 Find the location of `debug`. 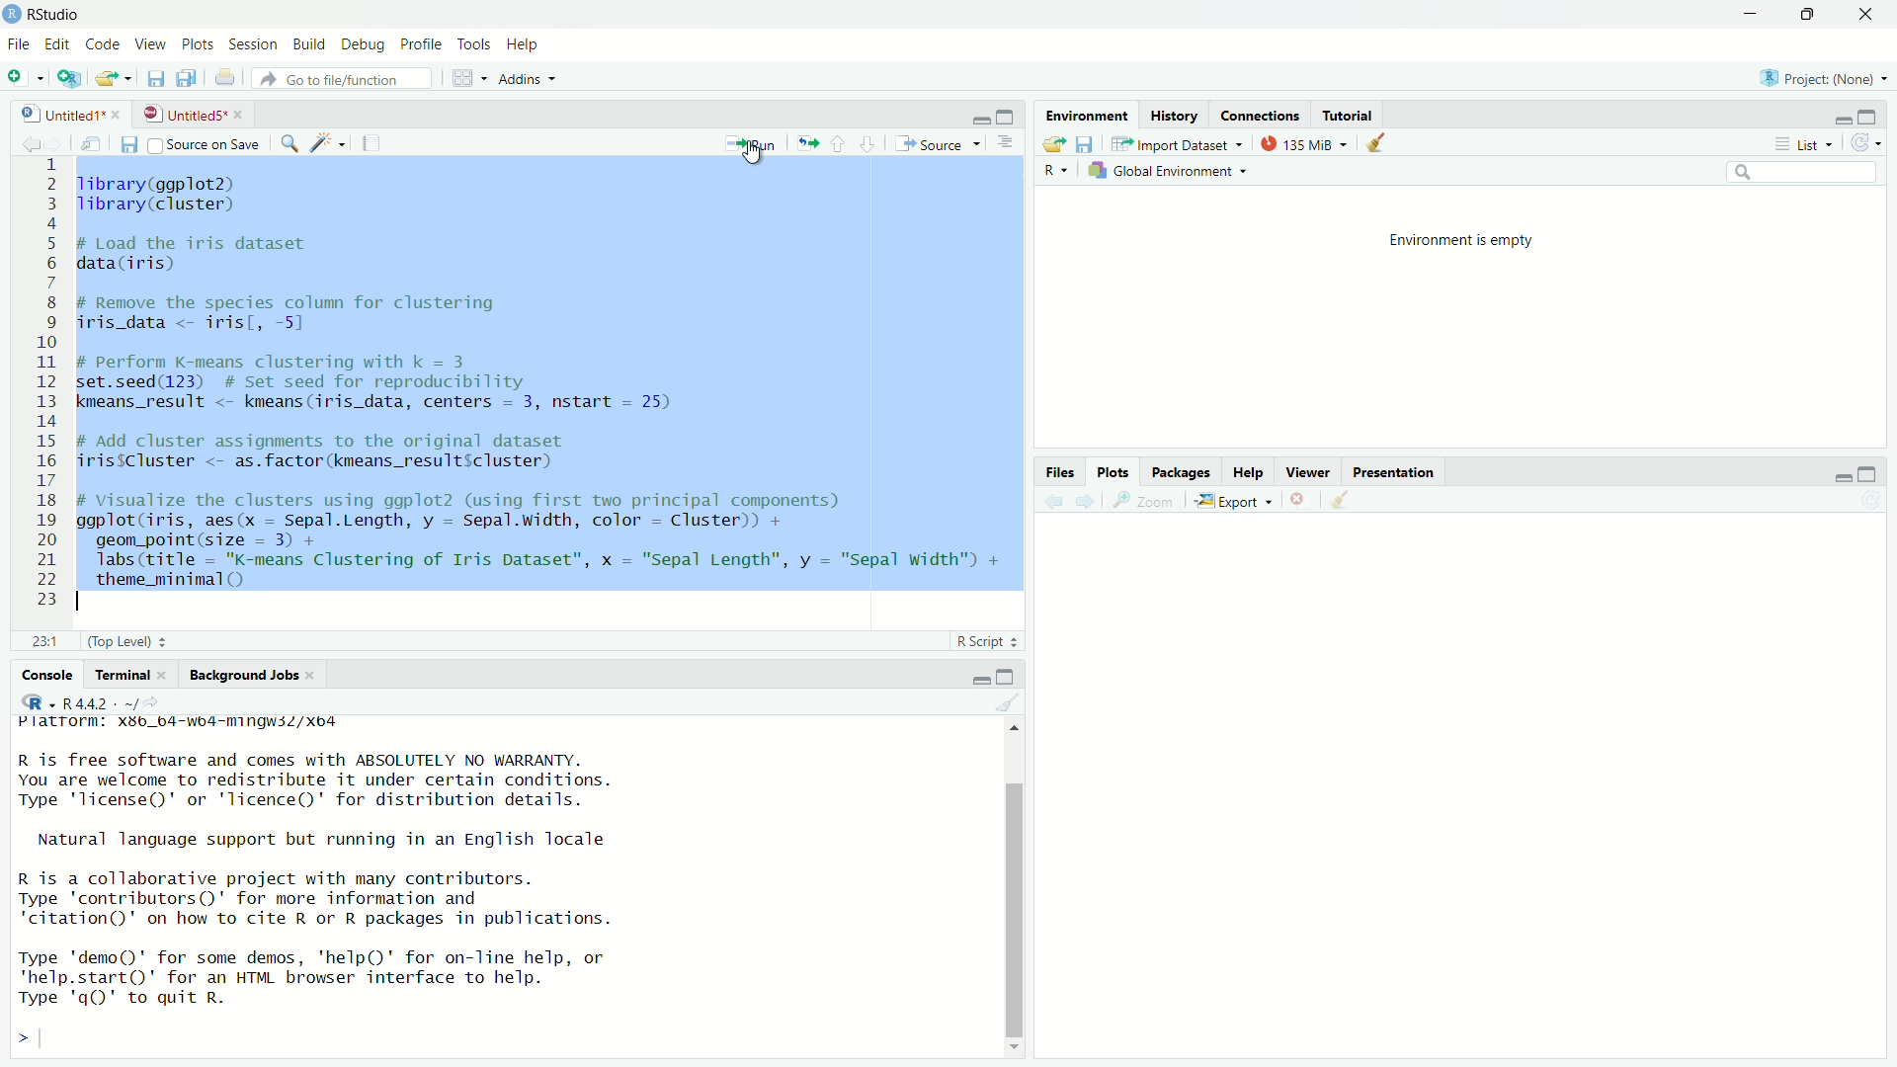

debug is located at coordinates (365, 45).